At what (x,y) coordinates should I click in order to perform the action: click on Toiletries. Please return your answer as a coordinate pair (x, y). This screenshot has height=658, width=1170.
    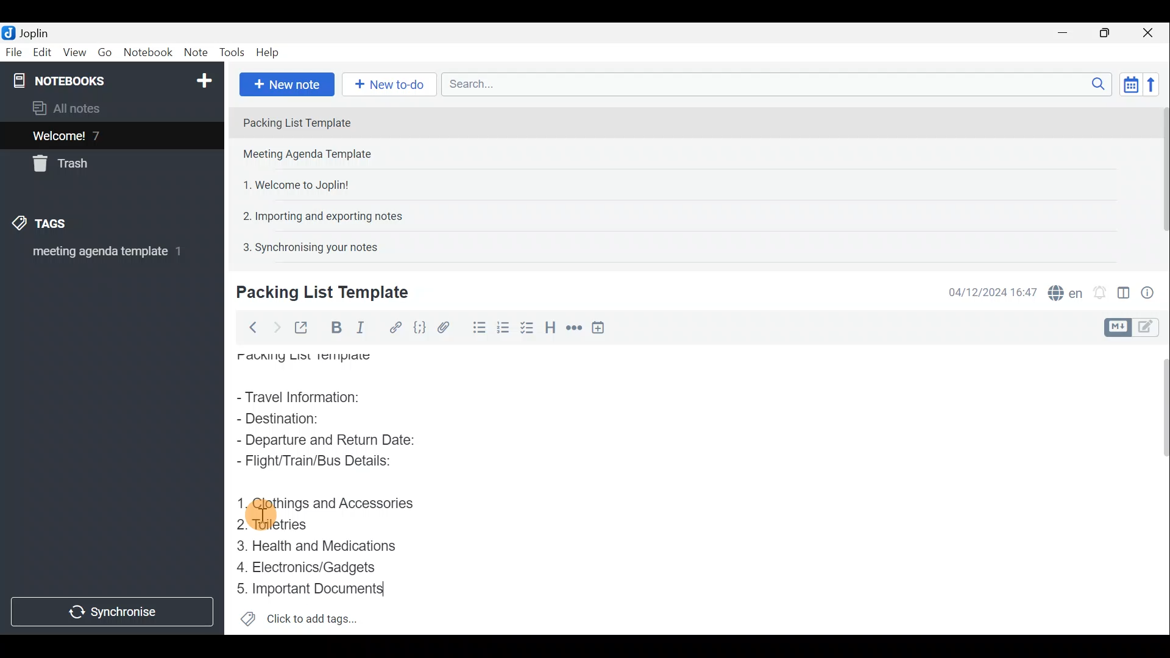
    Looking at the image, I should click on (277, 525).